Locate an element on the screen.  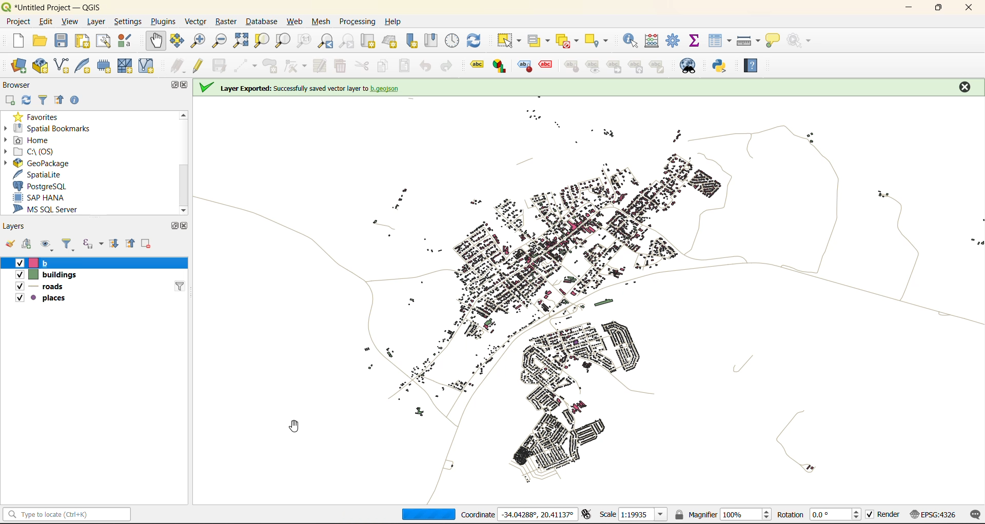
crs is located at coordinates (935, 514).